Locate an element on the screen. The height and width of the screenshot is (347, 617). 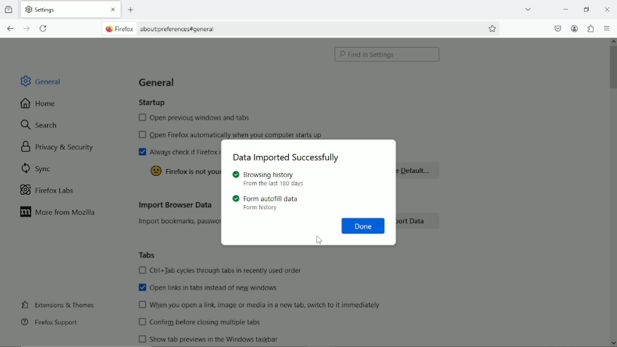
New tab is located at coordinates (131, 10).